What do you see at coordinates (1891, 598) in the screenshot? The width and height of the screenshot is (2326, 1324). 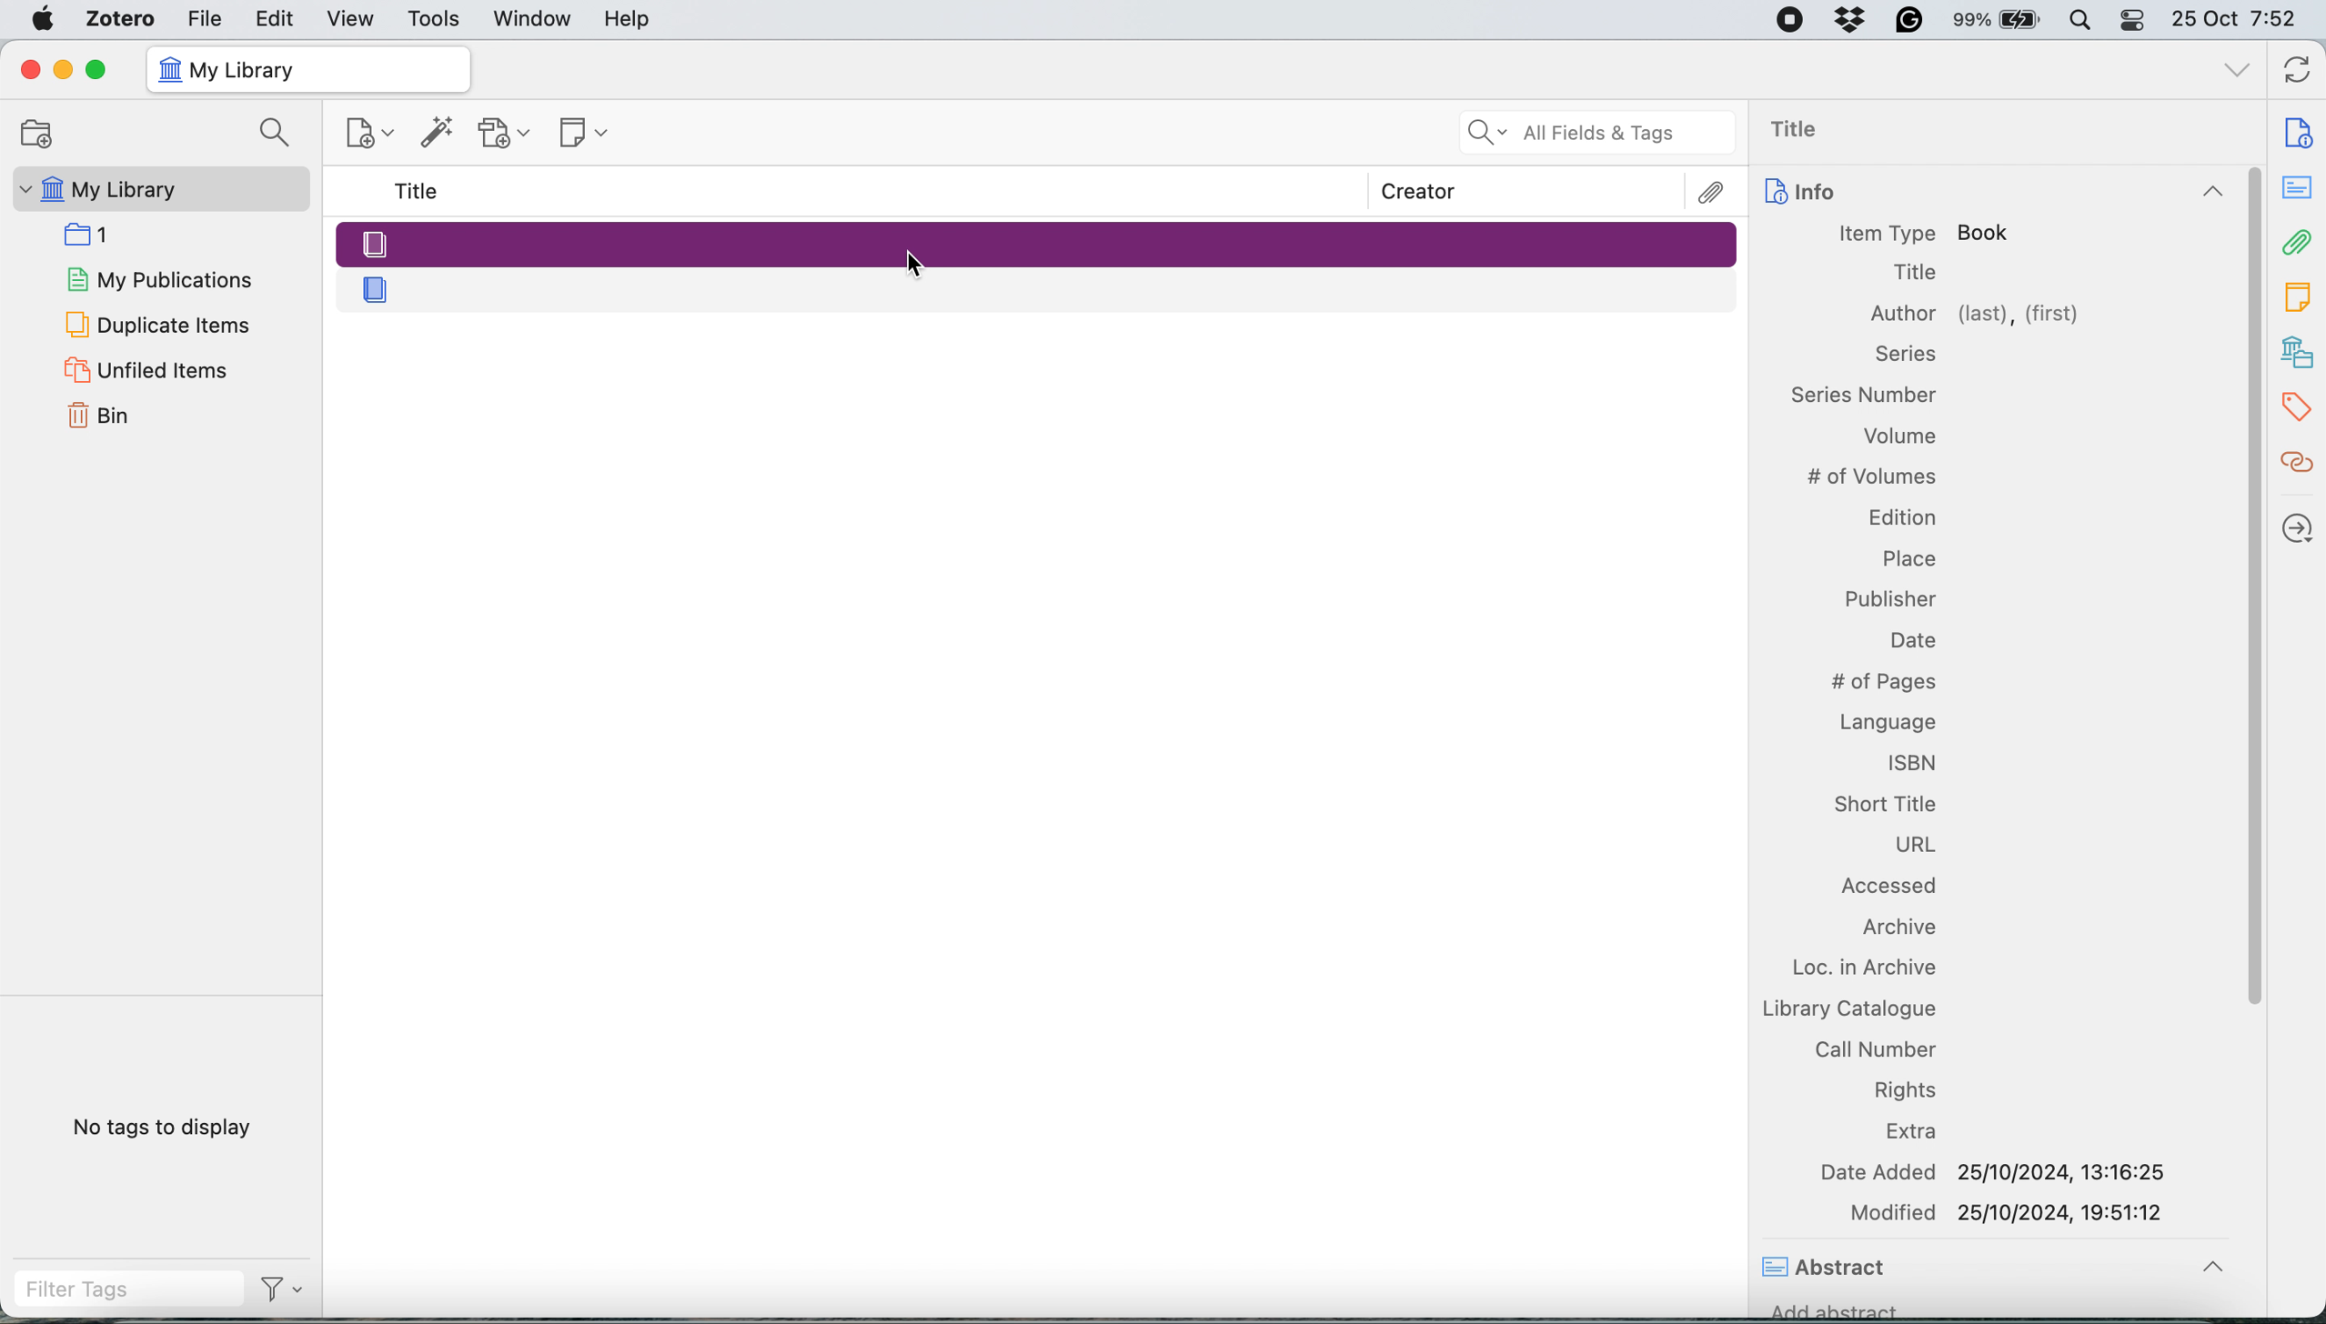 I see `Publisher` at bounding box center [1891, 598].